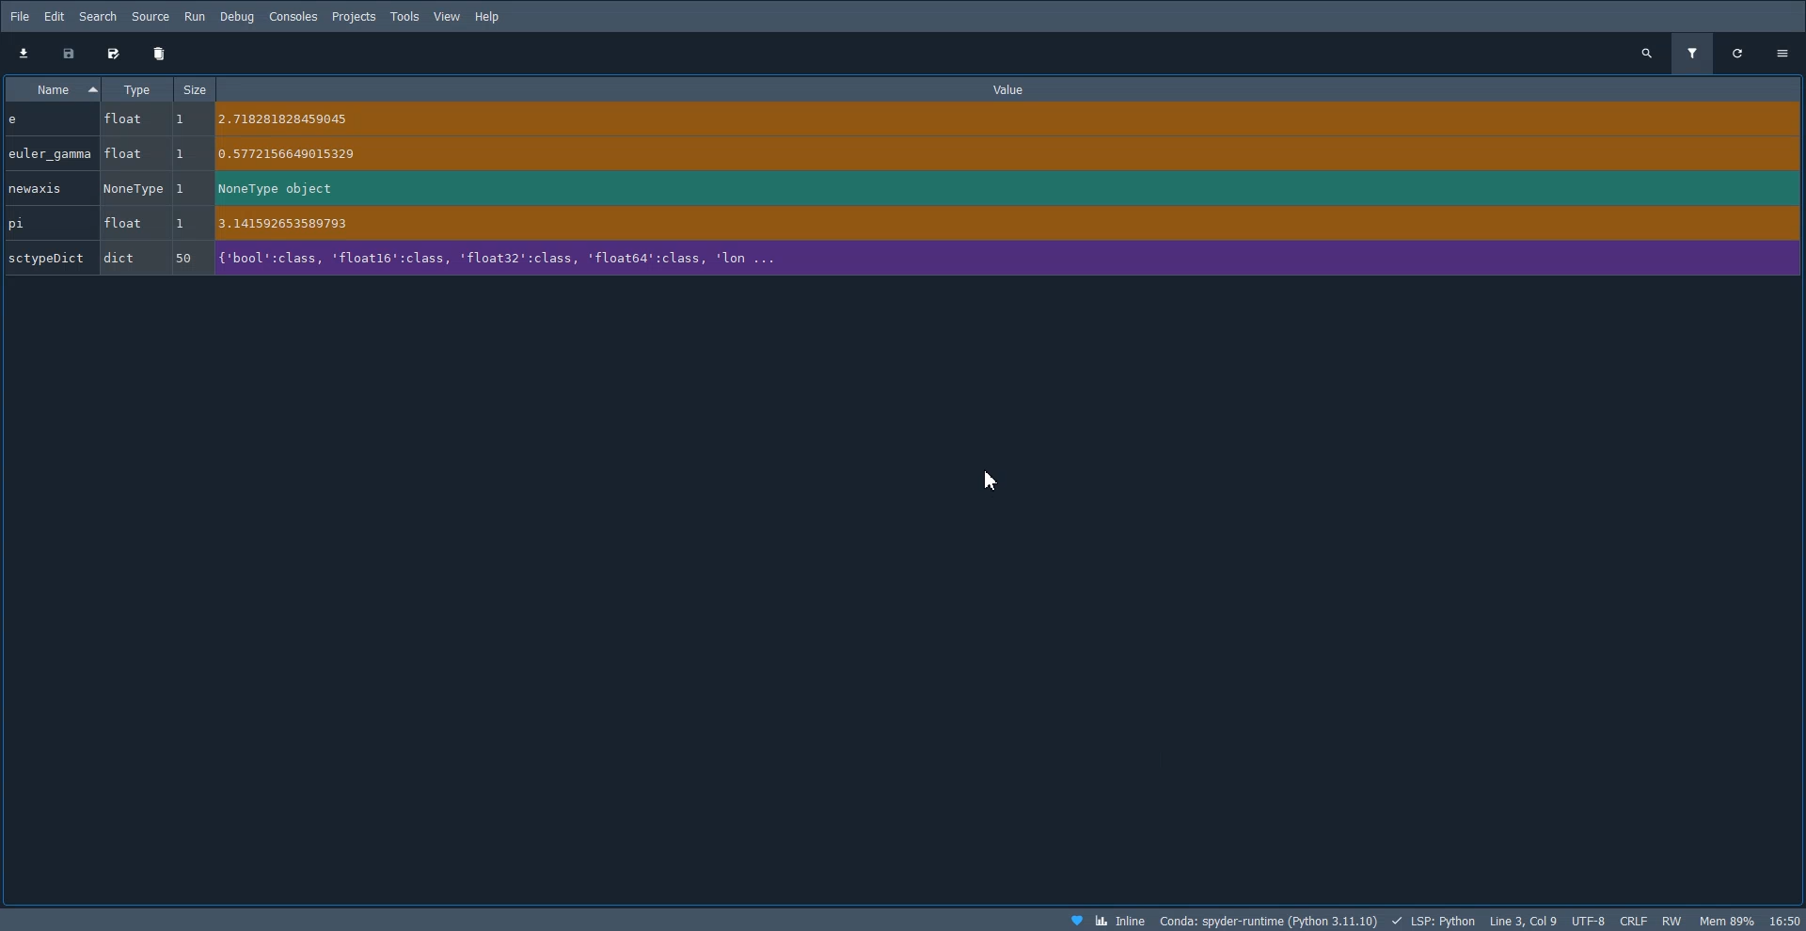 This screenshot has width=1806, height=931. Describe the element at coordinates (38, 189) in the screenshot. I see `newaxis` at that location.